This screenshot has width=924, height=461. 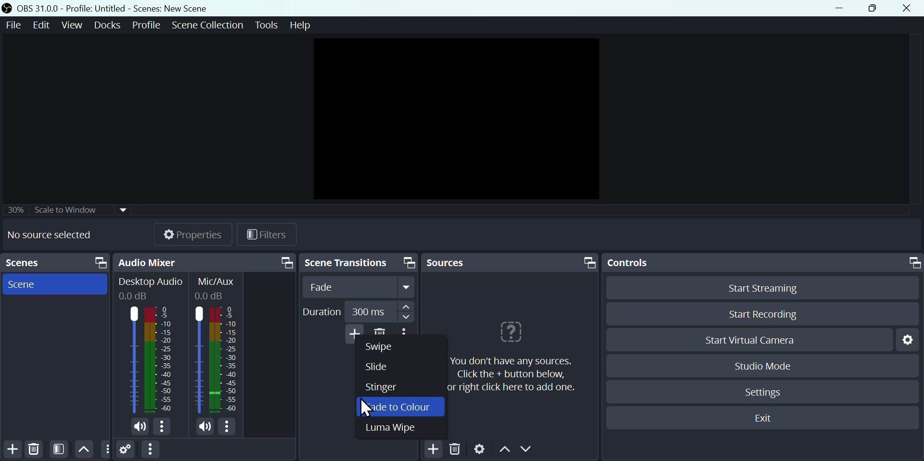 I want to click on , so click(x=74, y=25).